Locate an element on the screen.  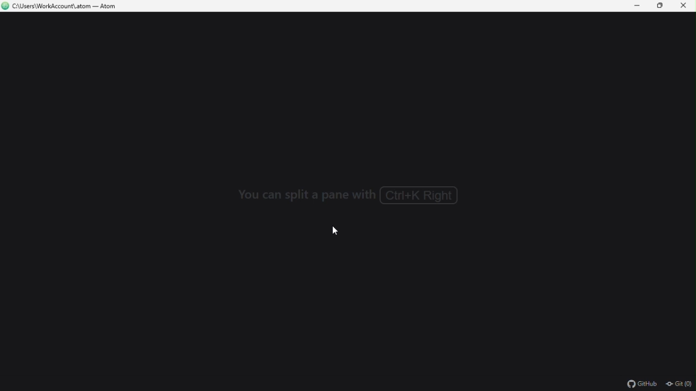
Close is located at coordinates (685, 6).